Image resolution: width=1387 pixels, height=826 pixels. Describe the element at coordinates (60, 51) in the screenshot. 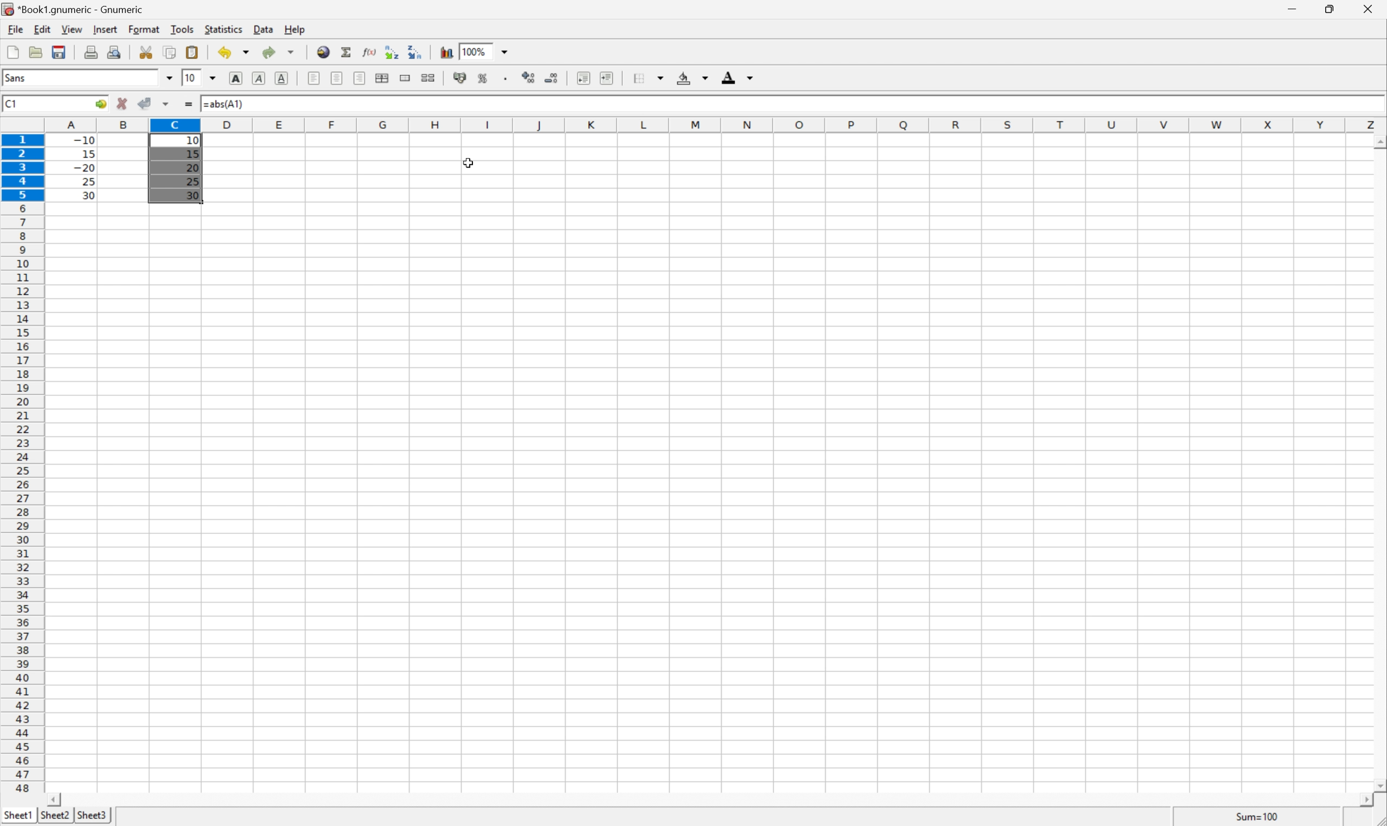

I see `Save the current file` at that location.